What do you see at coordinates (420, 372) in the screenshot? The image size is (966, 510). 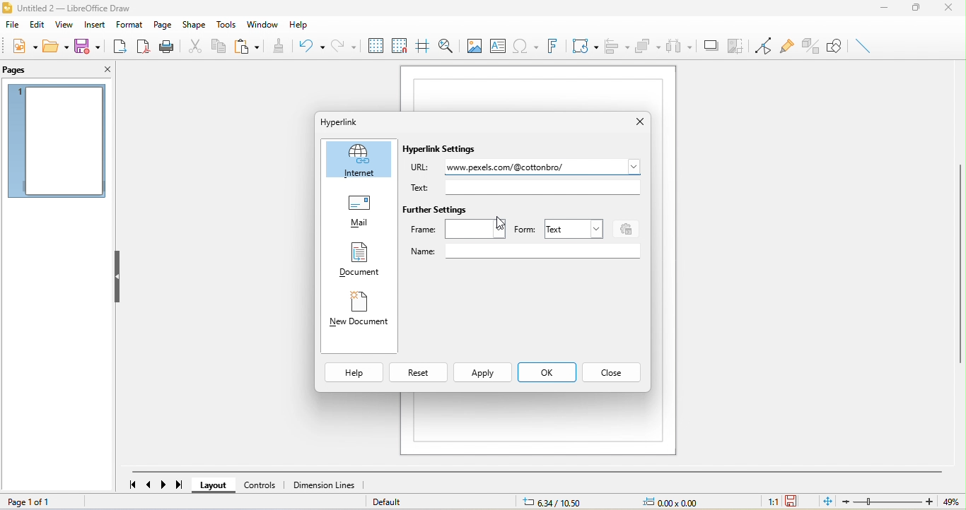 I see `reset` at bounding box center [420, 372].